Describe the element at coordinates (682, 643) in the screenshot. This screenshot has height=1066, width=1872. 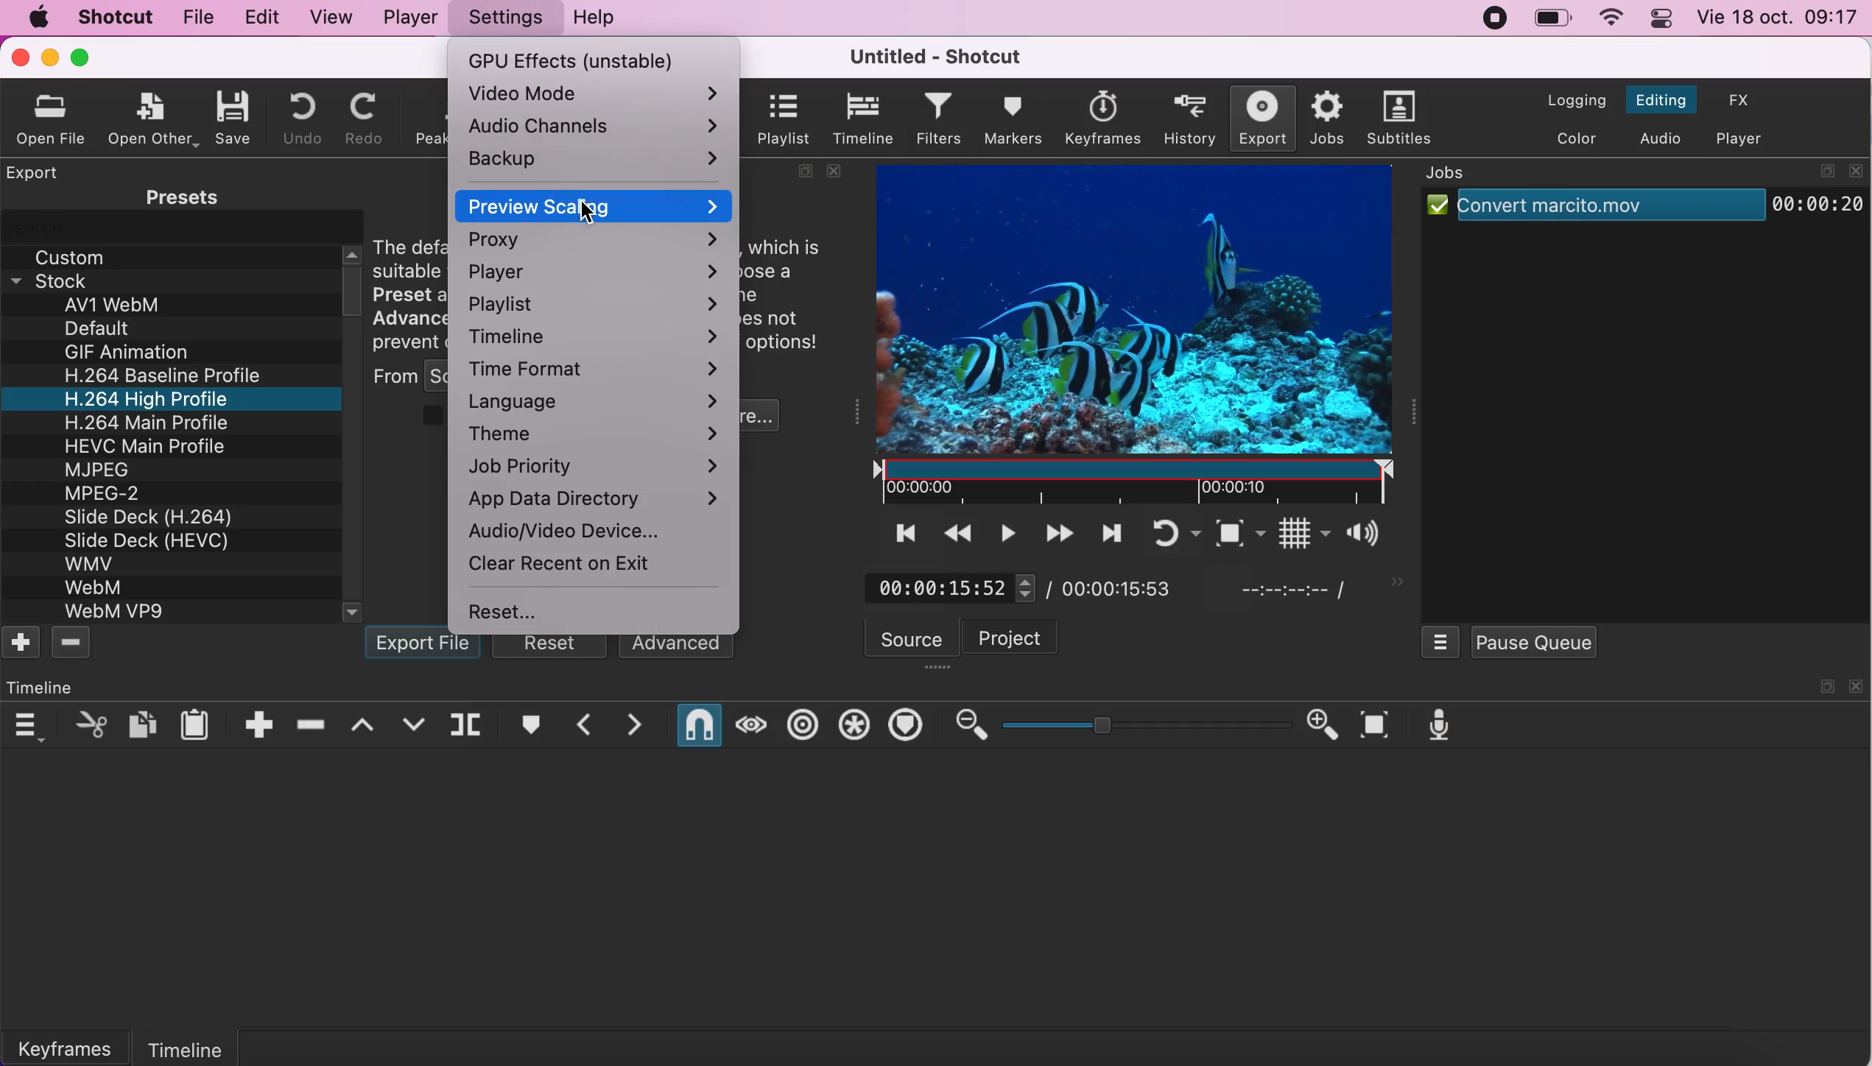
I see `advanced` at that location.